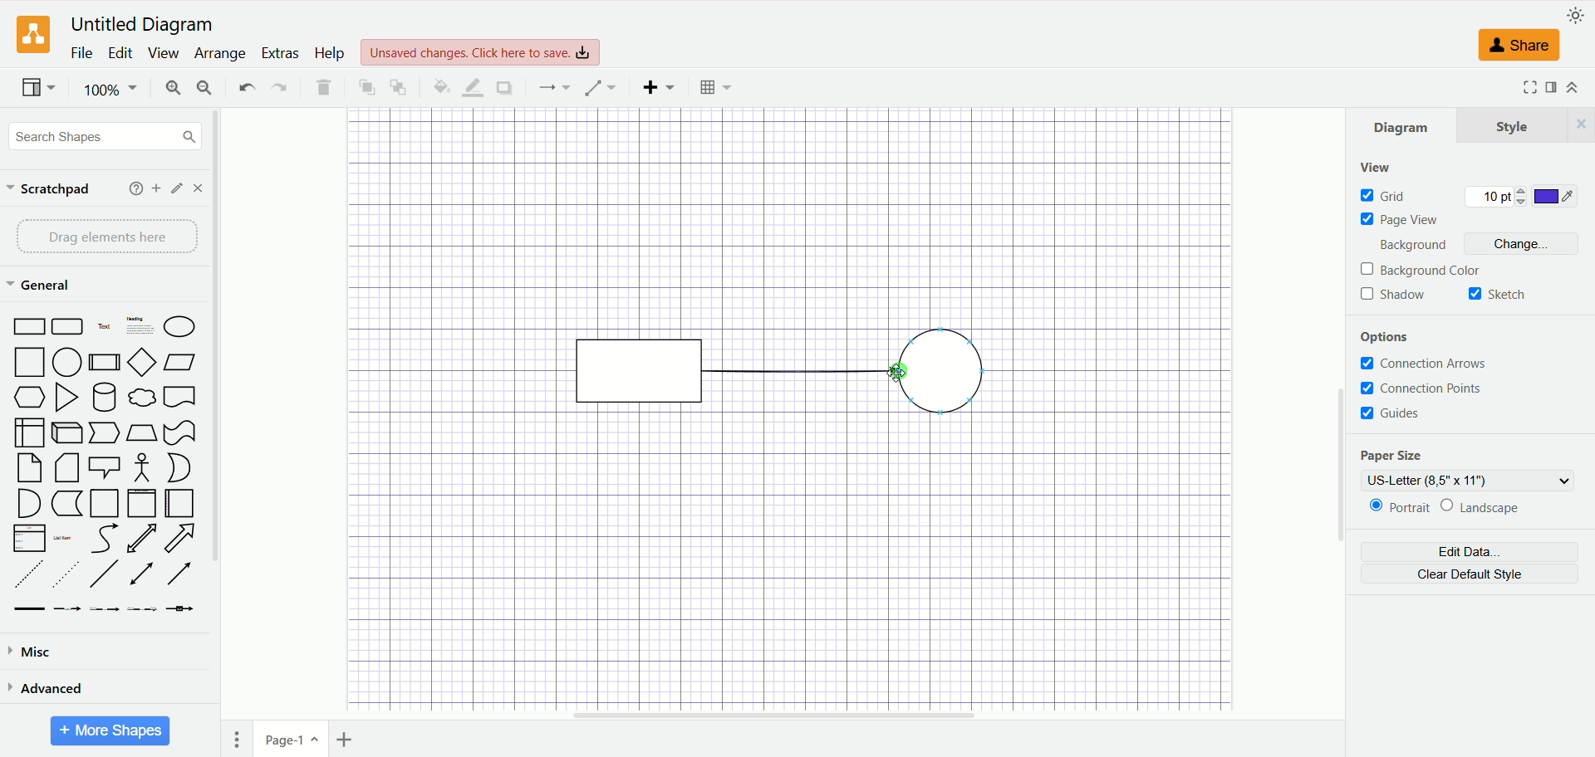  Describe the element at coordinates (1480, 506) in the screenshot. I see `landscape` at that location.